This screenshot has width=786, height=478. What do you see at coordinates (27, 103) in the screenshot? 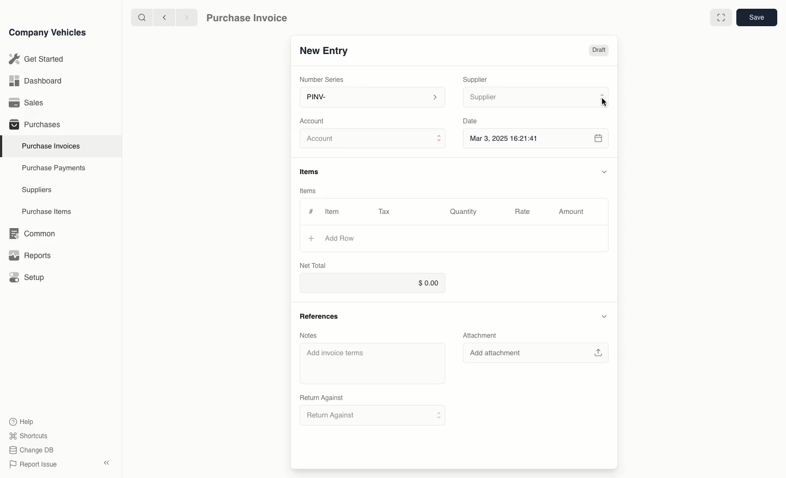
I see `Sales` at bounding box center [27, 103].